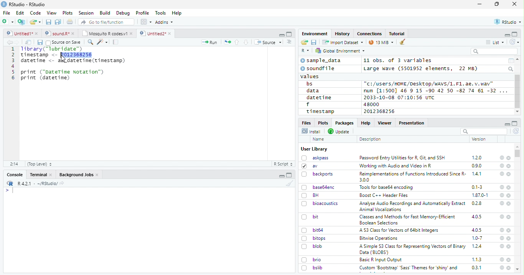  Describe the element at coordinates (86, 13) in the screenshot. I see `Session` at that location.